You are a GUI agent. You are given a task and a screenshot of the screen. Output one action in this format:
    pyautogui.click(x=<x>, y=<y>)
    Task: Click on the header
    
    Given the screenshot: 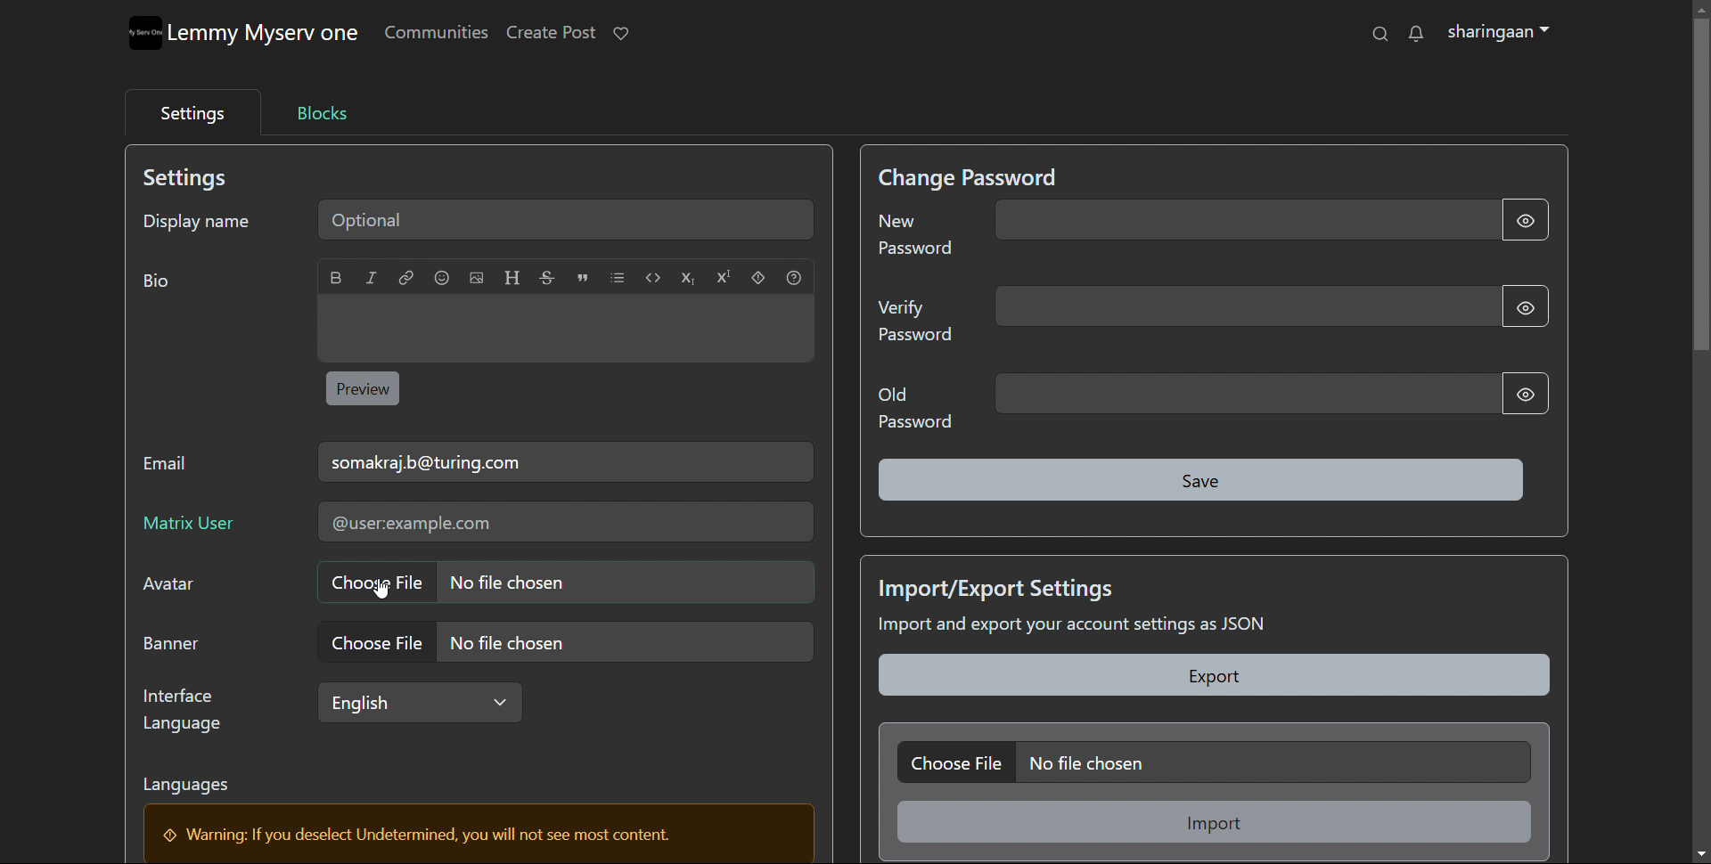 What is the action you would take?
    pyautogui.click(x=512, y=278)
    